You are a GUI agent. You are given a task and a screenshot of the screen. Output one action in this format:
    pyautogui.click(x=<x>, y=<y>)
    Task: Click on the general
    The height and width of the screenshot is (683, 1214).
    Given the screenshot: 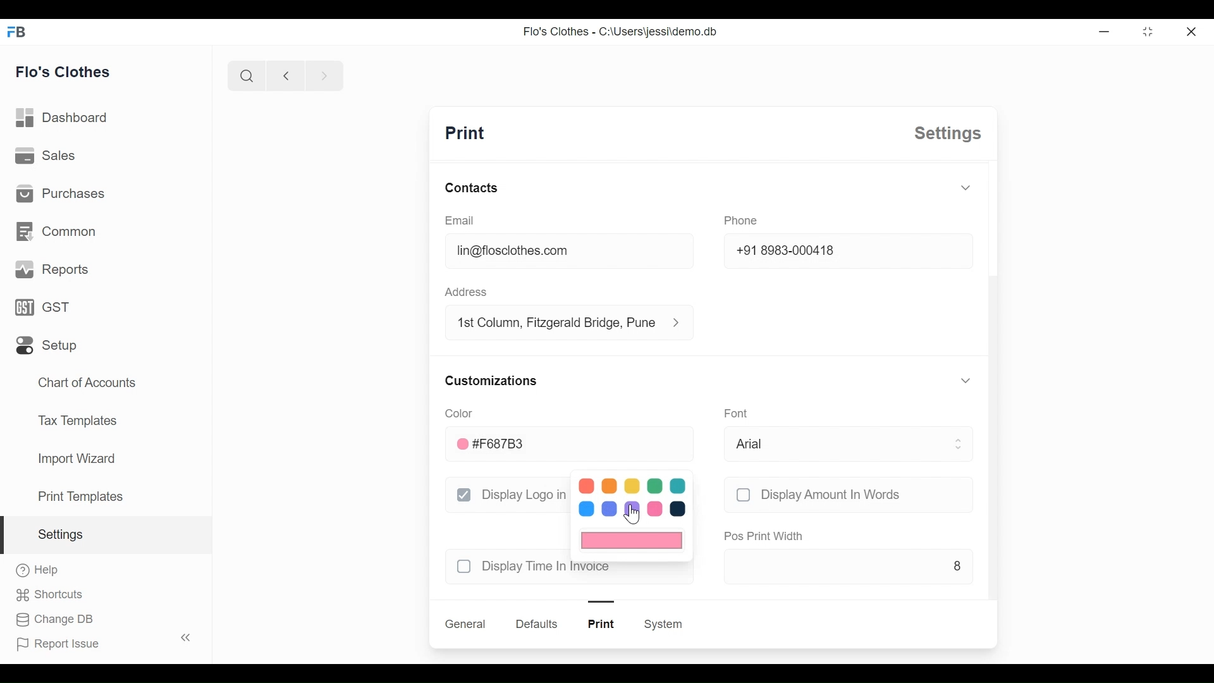 What is the action you would take?
    pyautogui.click(x=466, y=624)
    